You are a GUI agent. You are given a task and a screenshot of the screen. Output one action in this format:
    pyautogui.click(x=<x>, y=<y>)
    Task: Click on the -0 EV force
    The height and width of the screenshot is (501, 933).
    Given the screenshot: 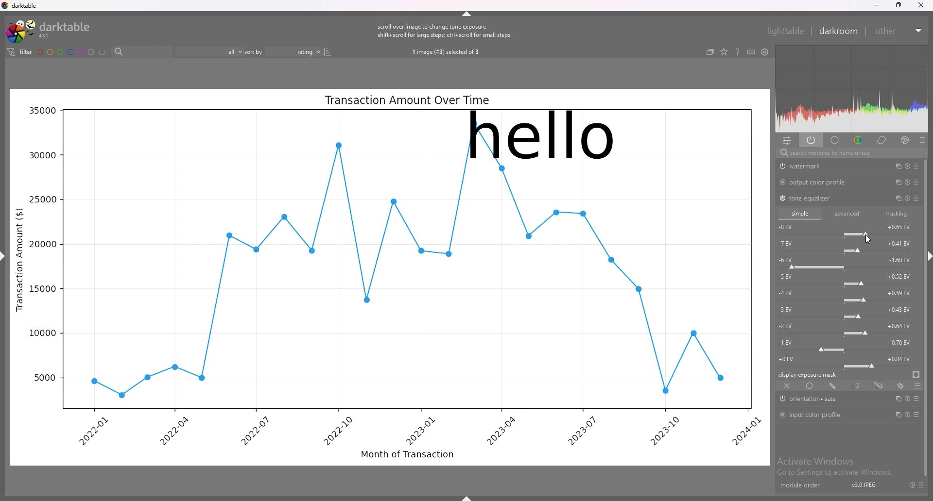 What is the action you would take?
    pyautogui.click(x=847, y=361)
    